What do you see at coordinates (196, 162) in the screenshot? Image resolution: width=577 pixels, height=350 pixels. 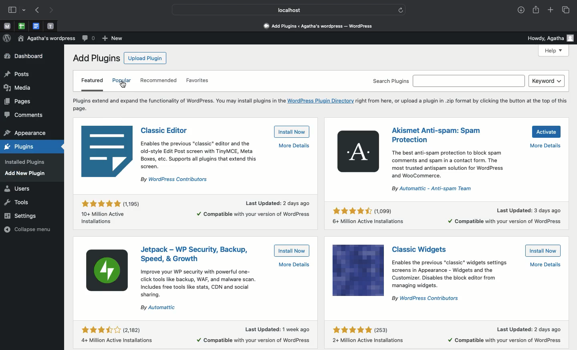 I see `Instructional text` at bounding box center [196, 162].